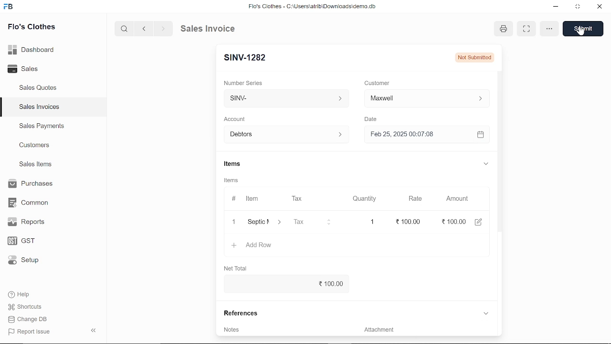 This screenshot has width=611, height=344. Describe the element at coordinates (284, 134) in the screenshot. I see `Debtors` at that location.